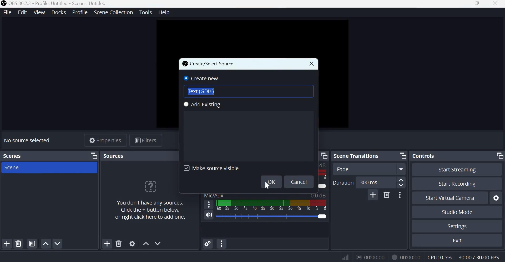  I want to click on Advanced Audio Properties, so click(208, 244).